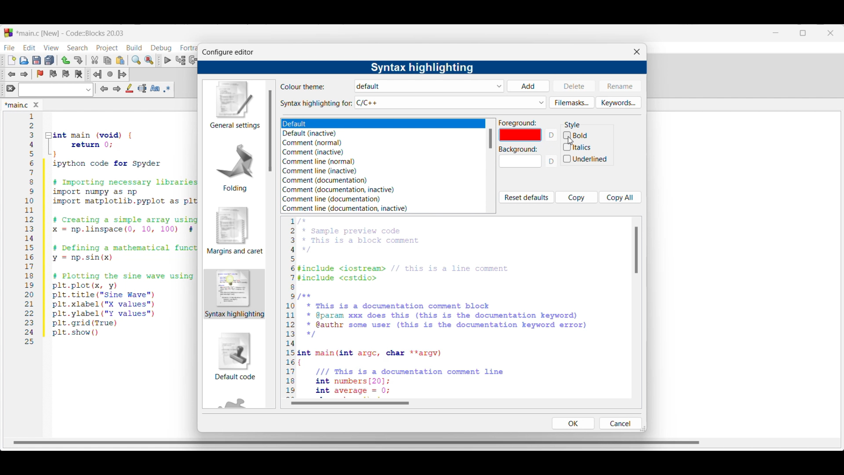 The height and width of the screenshot is (475, 844). What do you see at coordinates (30, 47) in the screenshot?
I see `Edit menu` at bounding box center [30, 47].